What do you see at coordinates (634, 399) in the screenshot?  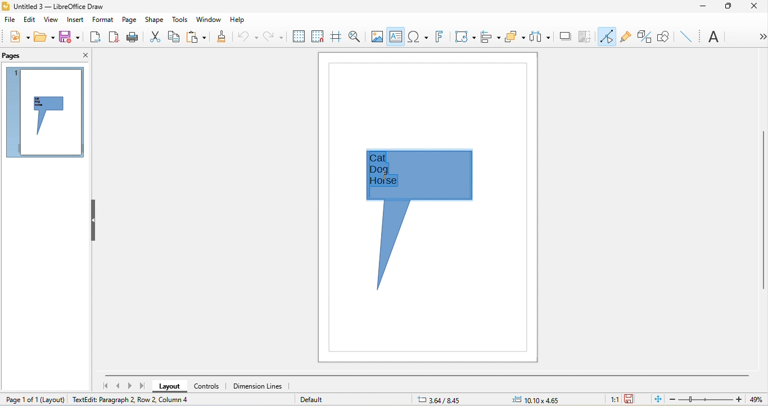 I see `the document has not been modified since the last save` at bounding box center [634, 399].